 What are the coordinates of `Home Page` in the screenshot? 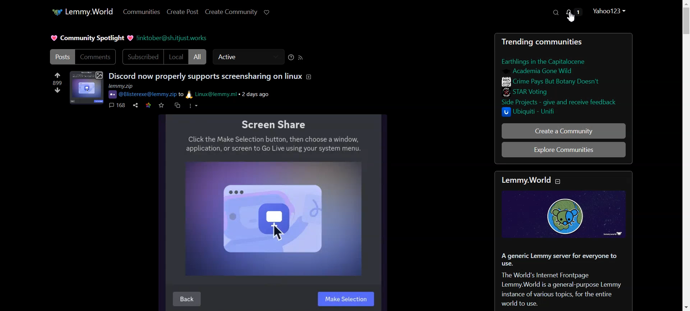 It's located at (81, 11).